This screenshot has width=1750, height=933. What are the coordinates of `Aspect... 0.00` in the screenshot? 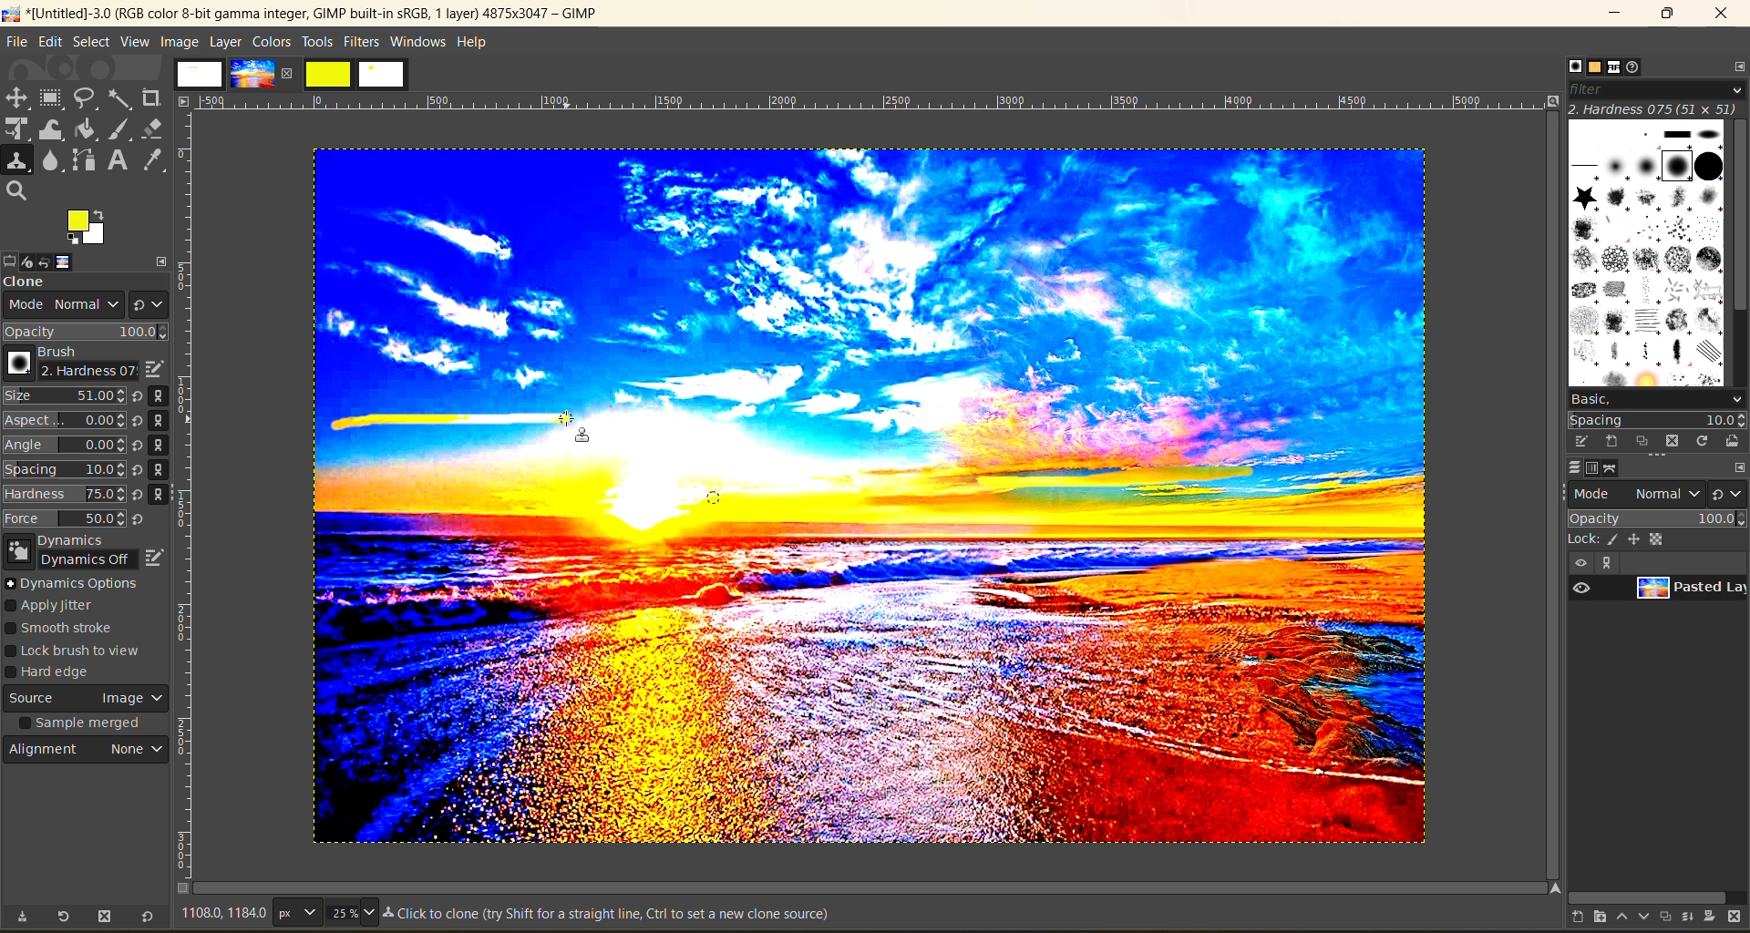 It's located at (65, 421).